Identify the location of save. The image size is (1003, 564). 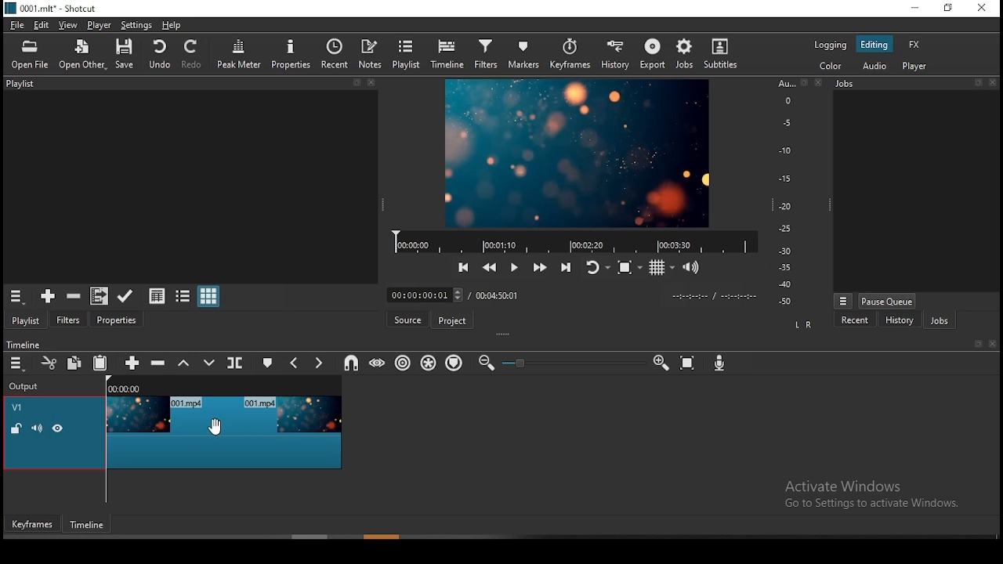
(129, 56).